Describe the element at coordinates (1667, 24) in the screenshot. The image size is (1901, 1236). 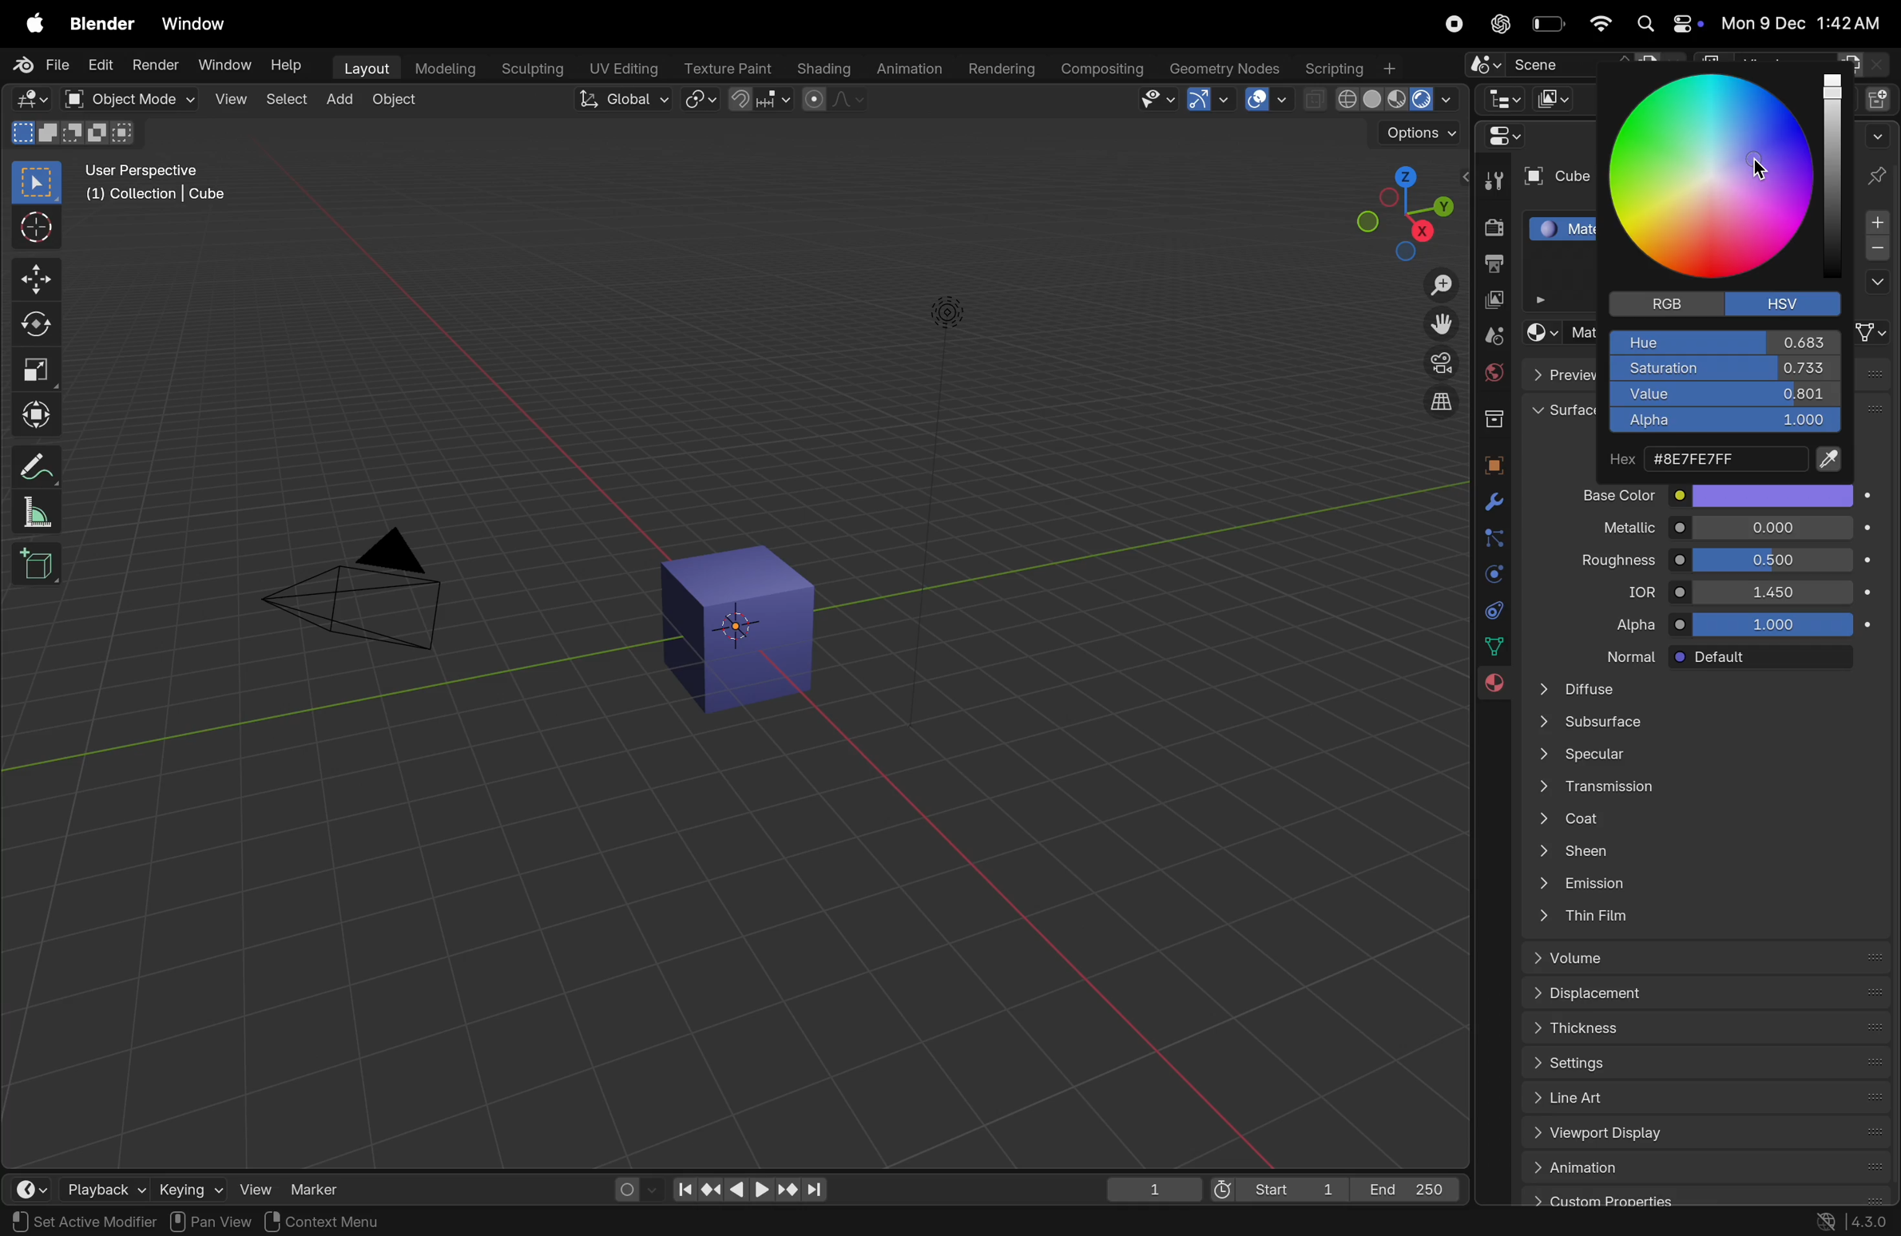
I see `apple widgets` at that location.